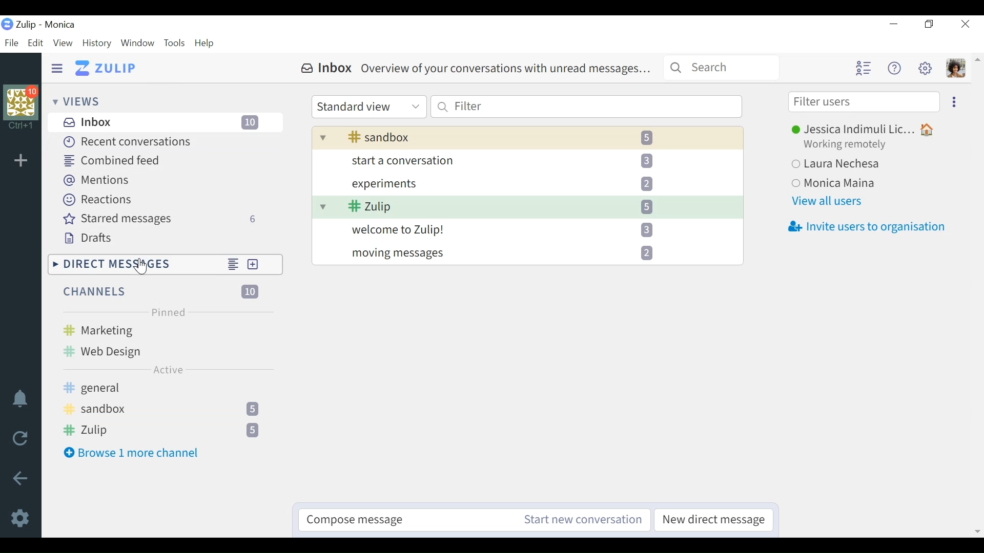 This screenshot has height=553, width=984. I want to click on Channel, so click(167, 341).